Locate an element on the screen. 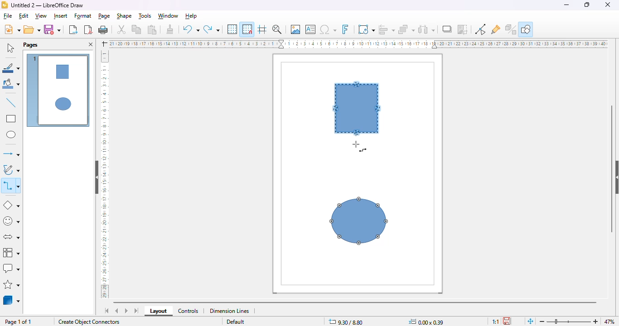 The width and height of the screenshot is (619, 326). select at least three objects to distribute is located at coordinates (427, 29).